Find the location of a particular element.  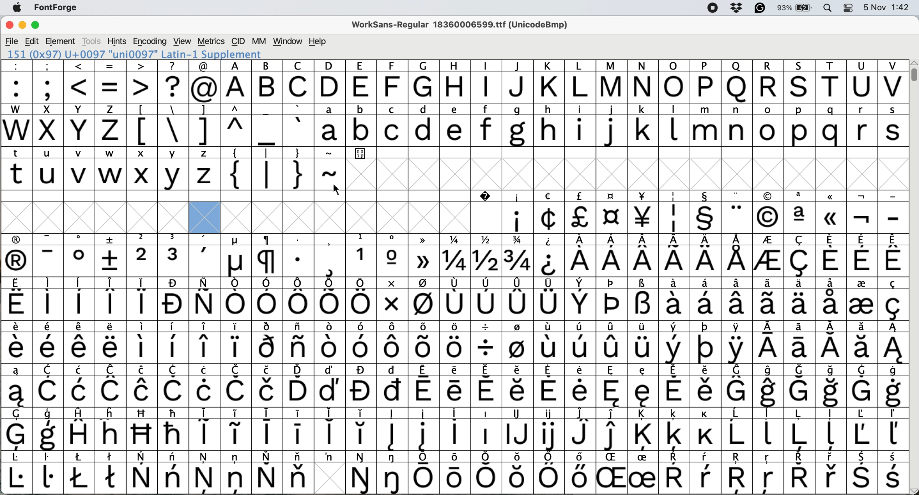

symbol is located at coordinates (862, 473).